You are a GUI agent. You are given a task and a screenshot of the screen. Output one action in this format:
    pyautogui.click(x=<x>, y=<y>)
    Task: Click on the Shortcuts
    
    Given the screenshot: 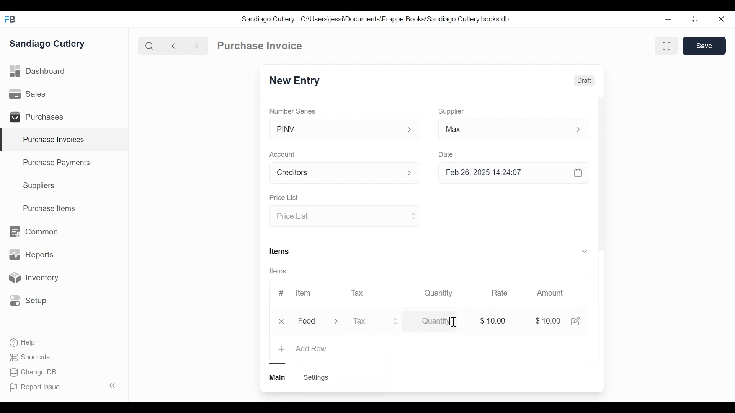 What is the action you would take?
    pyautogui.click(x=31, y=357)
    